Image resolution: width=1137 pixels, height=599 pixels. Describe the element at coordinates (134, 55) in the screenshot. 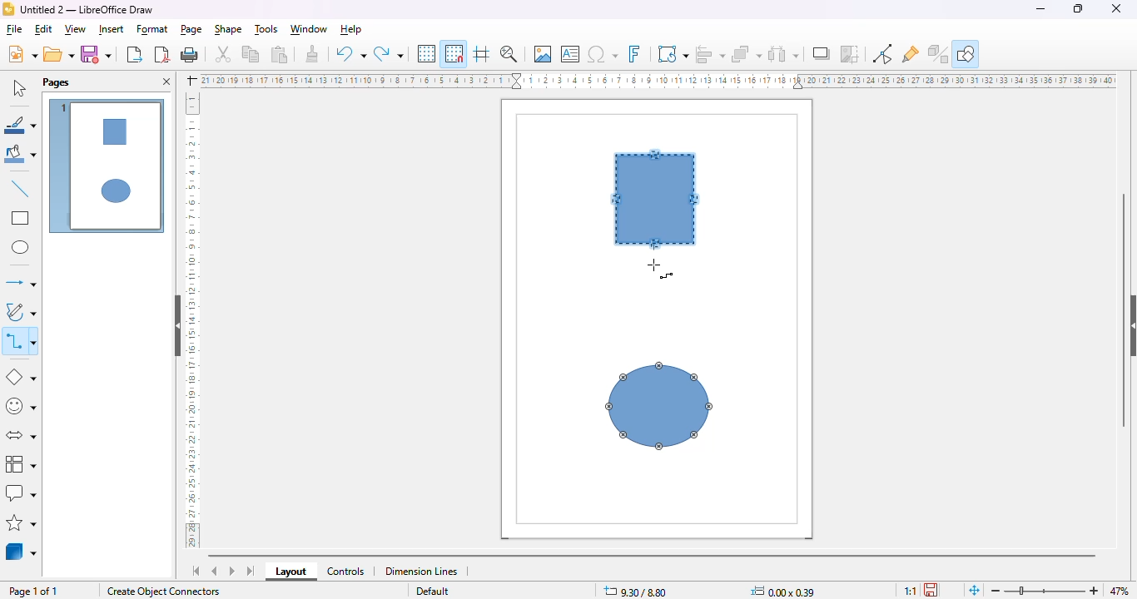

I see `export` at that location.